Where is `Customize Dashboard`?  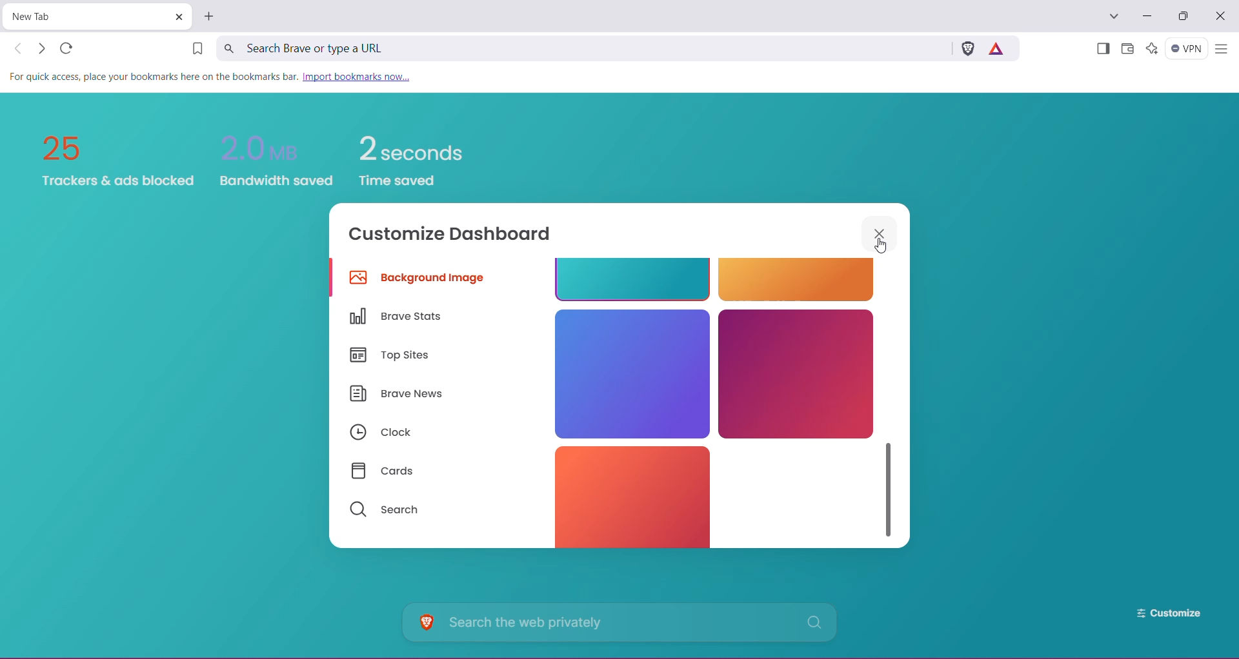
Customize Dashboard is located at coordinates (459, 236).